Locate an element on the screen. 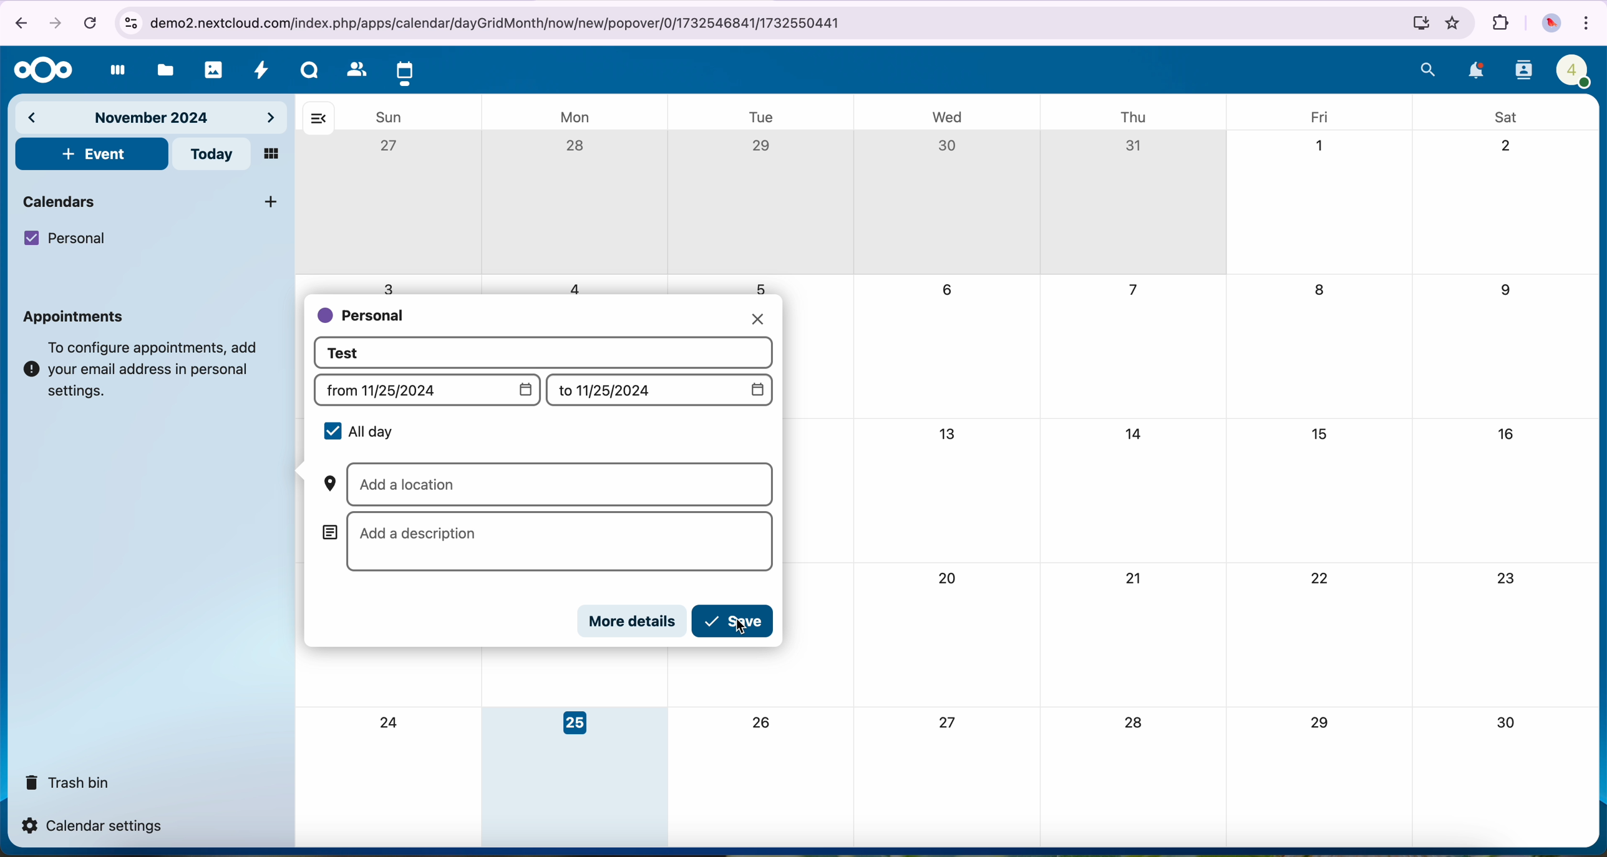  5 is located at coordinates (763, 287).